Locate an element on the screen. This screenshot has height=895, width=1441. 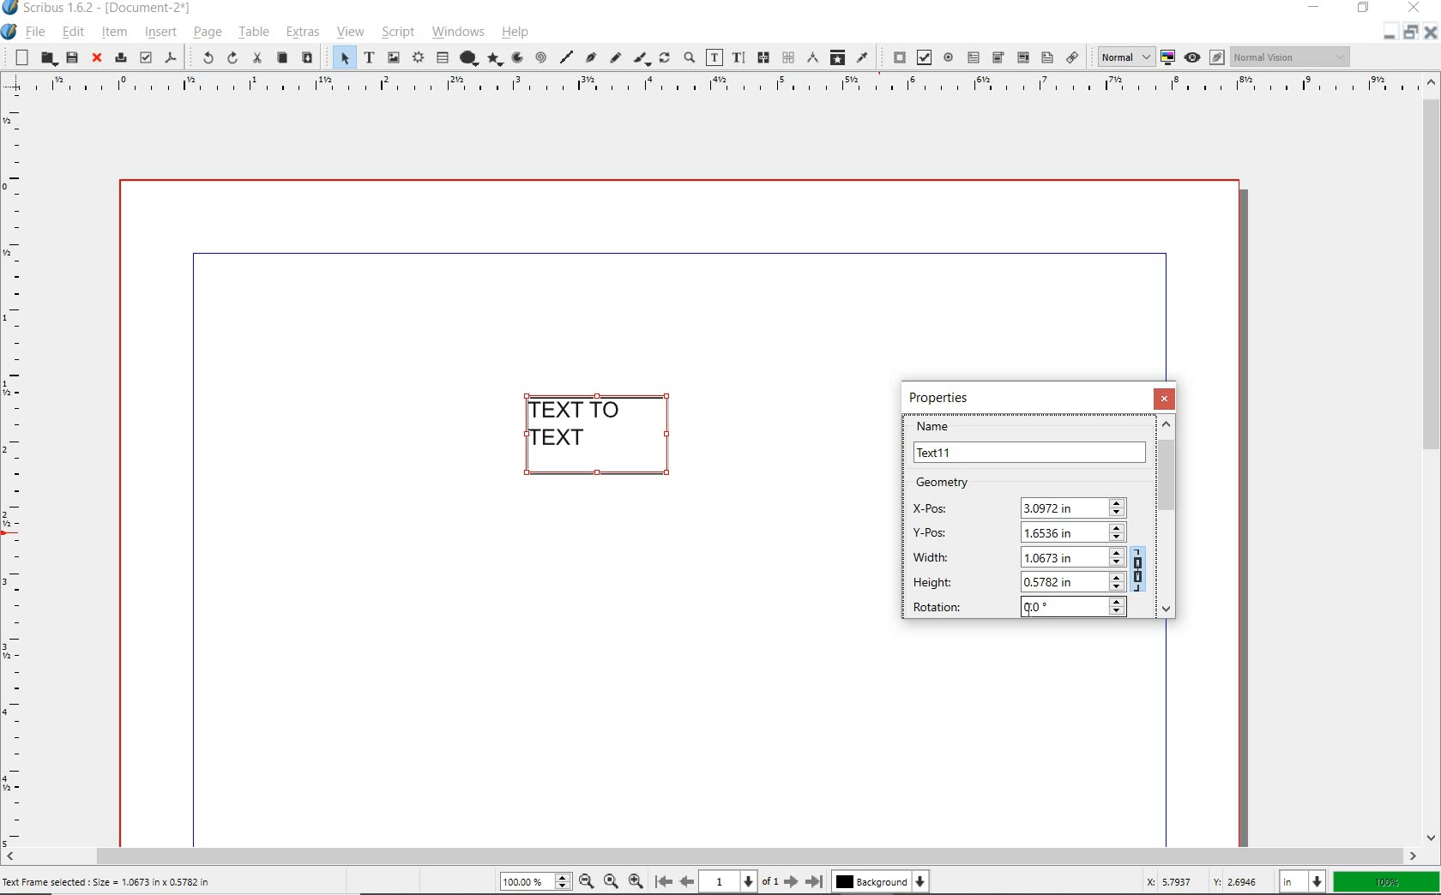
scrollbar is located at coordinates (711, 856).